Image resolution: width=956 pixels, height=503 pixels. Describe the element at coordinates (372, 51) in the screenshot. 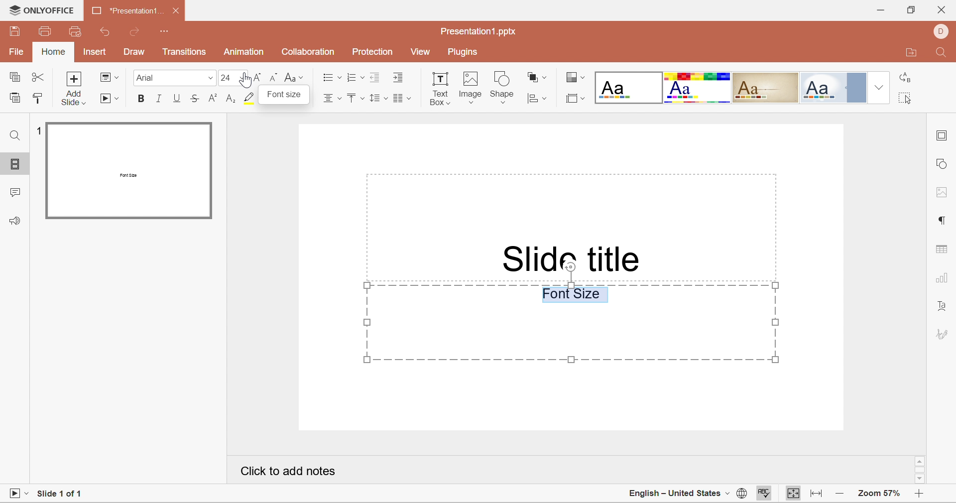

I see `Protection` at that location.